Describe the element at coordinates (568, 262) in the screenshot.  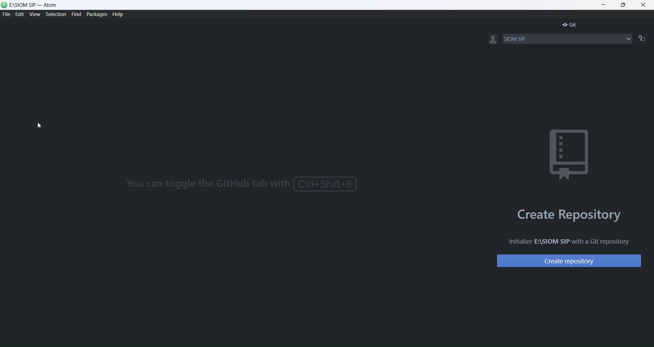
I see `create repository` at that location.